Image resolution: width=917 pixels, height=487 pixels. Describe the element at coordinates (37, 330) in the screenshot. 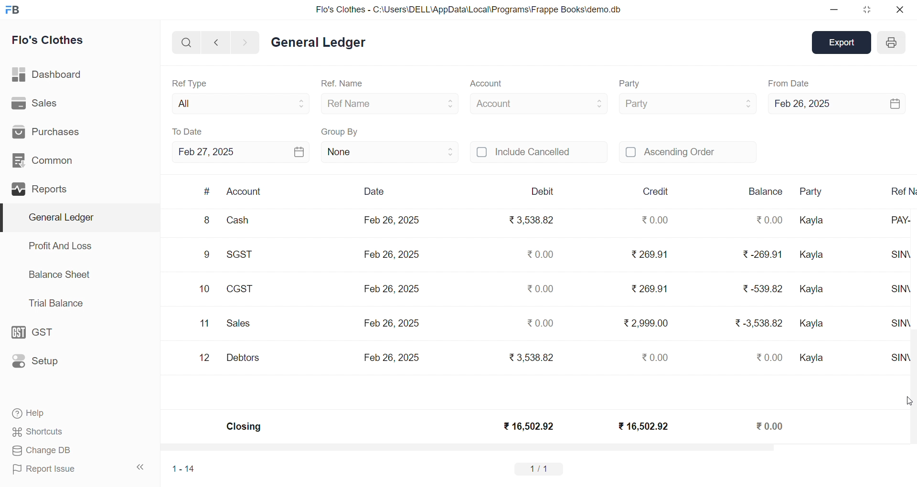

I see `GST` at that location.